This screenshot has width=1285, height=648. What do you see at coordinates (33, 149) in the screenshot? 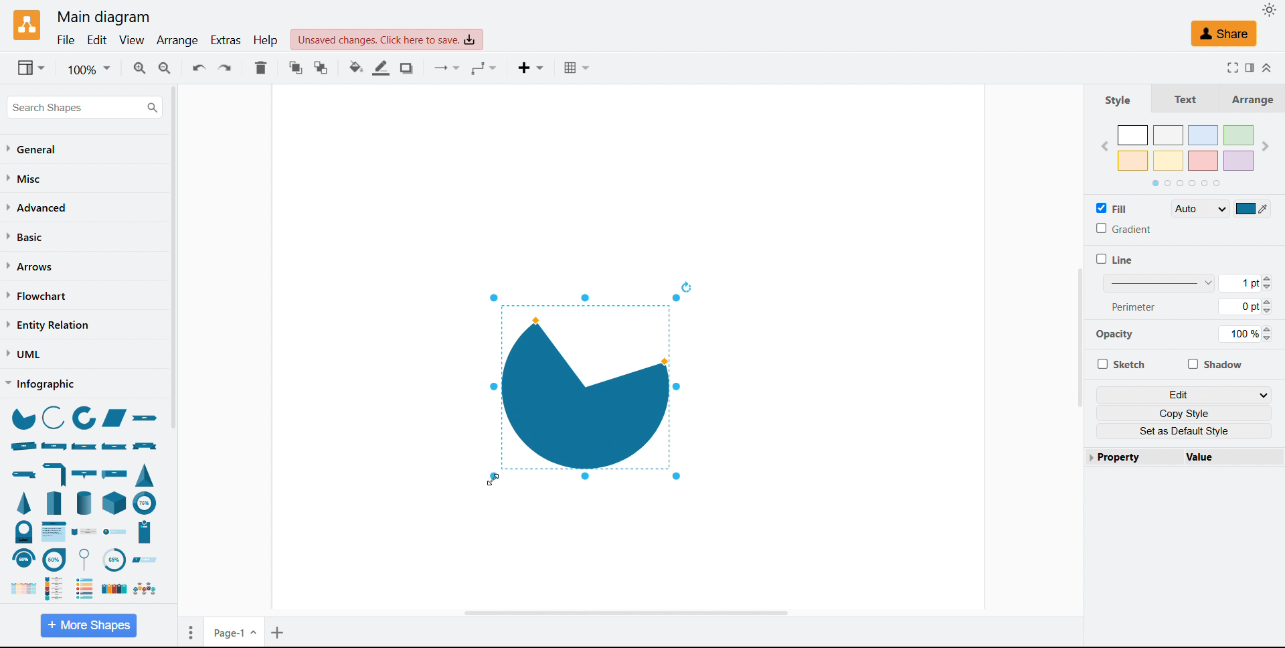
I see `general ` at bounding box center [33, 149].